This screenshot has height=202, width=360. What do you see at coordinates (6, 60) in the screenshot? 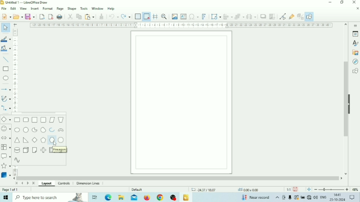
I see `Insert Line` at bounding box center [6, 60].